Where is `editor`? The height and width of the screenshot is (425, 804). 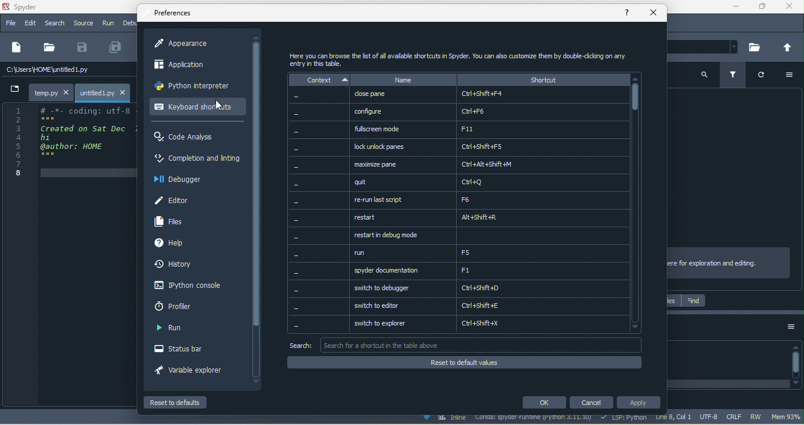
editor is located at coordinates (175, 200).